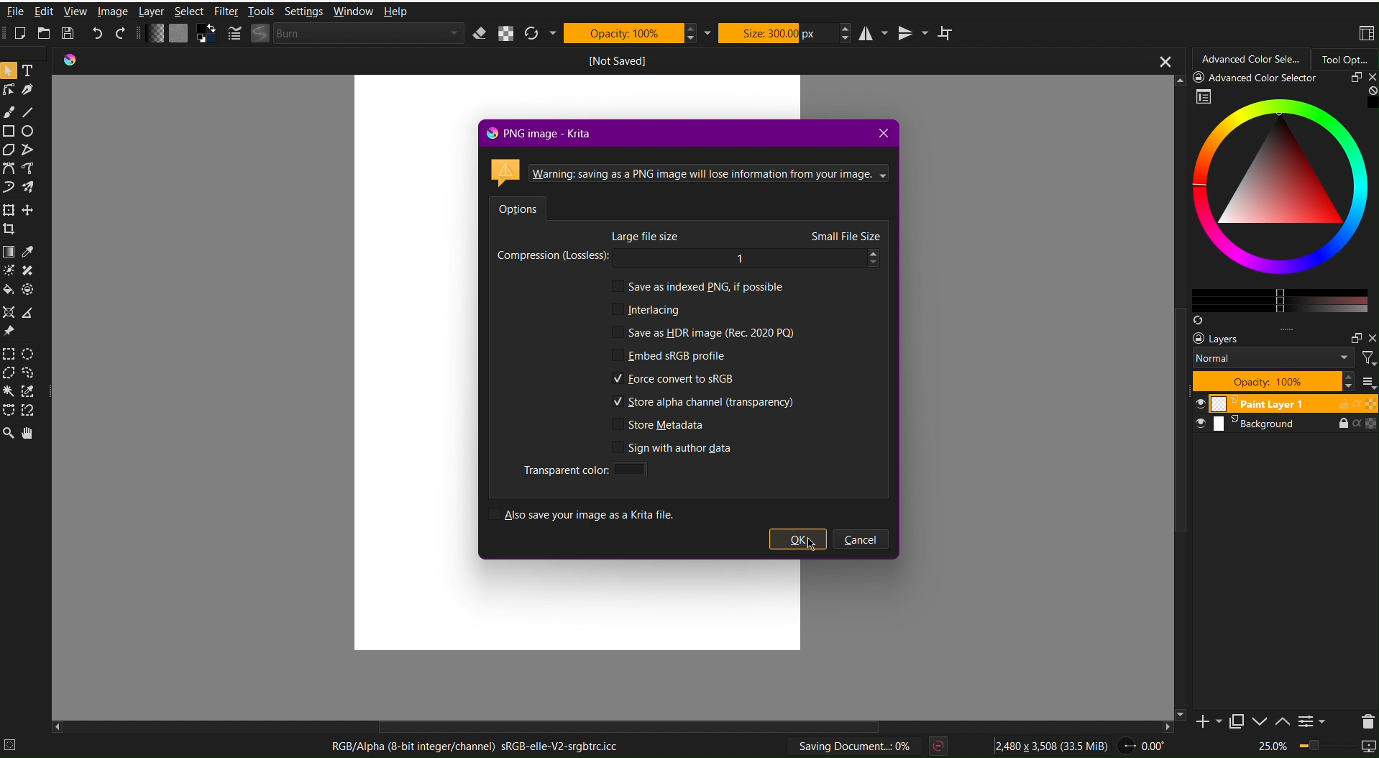 Image resolution: width=1379 pixels, height=758 pixels. Describe the element at coordinates (77, 12) in the screenshot. I see `View` at that location.